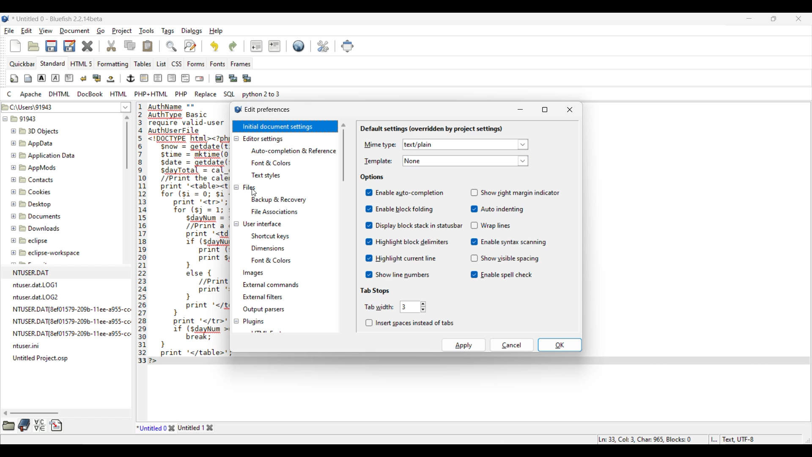 The height and width of the screenshot is (457, 812). I want to click on Section title, so click(372, 177).